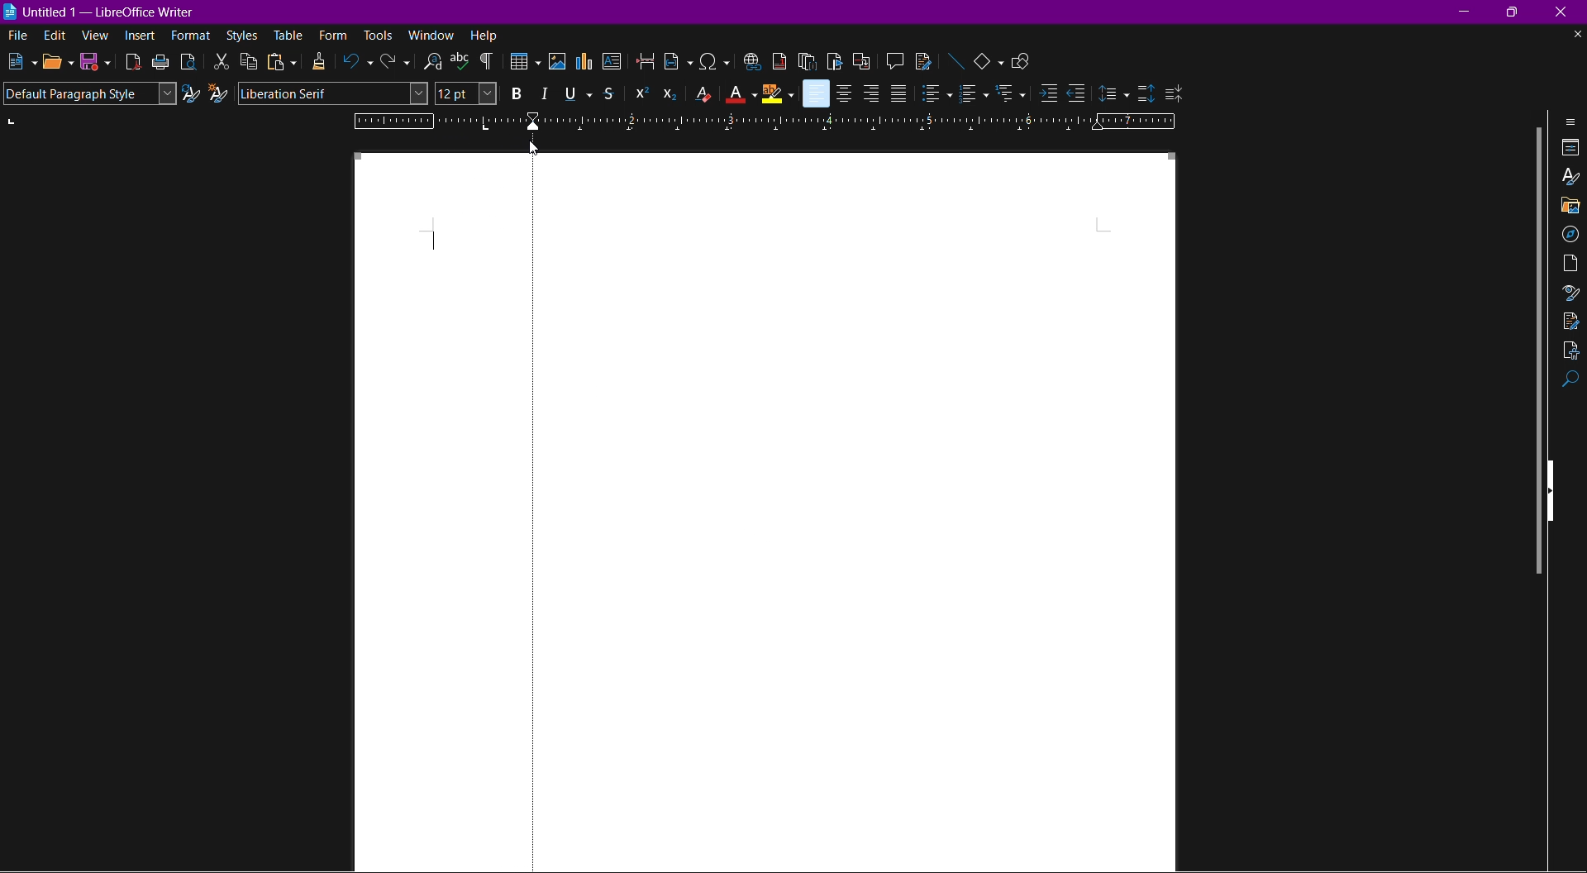 This screenshot has height=873, width=1587. I want to click on Toggle Print View, so click(187, 61).